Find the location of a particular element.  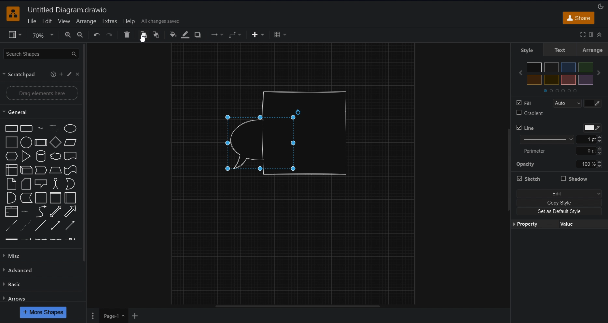

Value is located at coordinates (583, 224).